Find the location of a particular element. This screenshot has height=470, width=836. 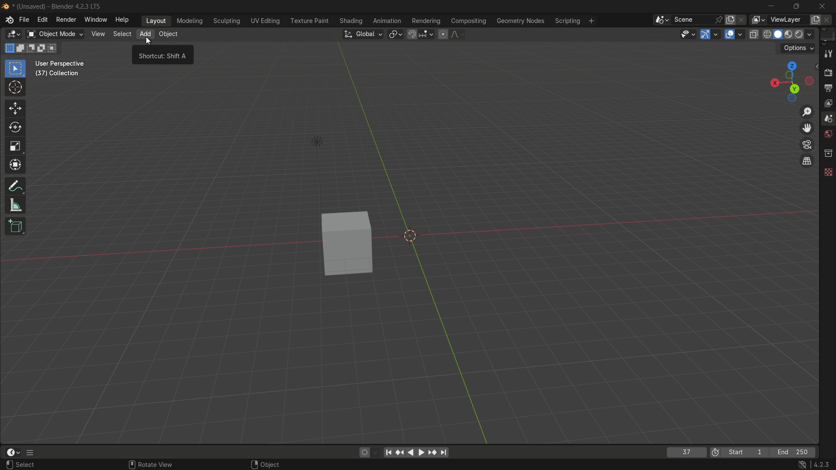

toggle the camera view is located at coordinates (807, 144).